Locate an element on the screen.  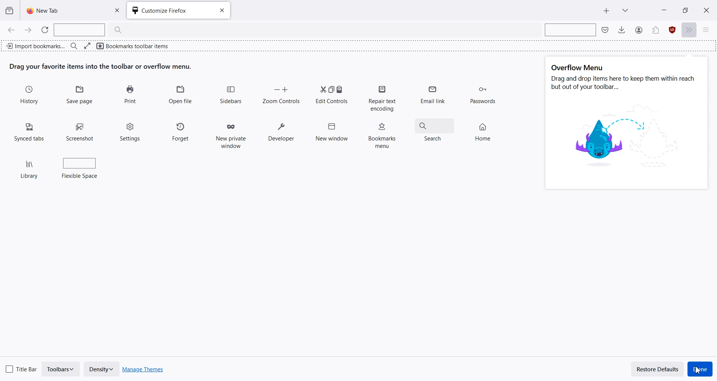
Passwords is located at coordinates (482, 96).